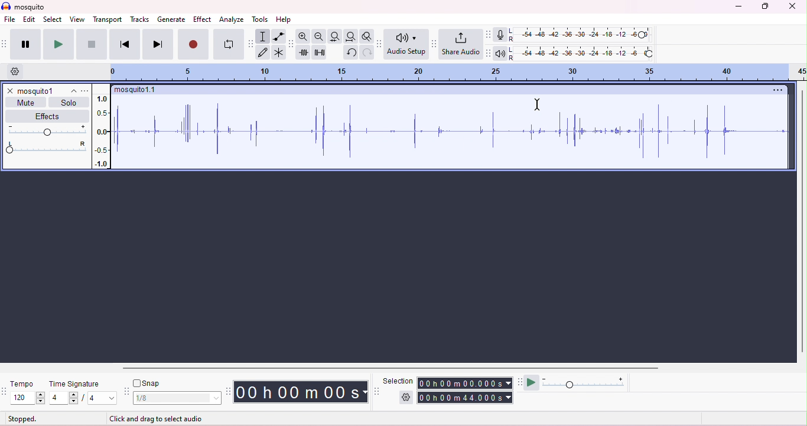  Describe the element at coordinates (500, 54) in the screenshot. I see `playback meter` at that location.